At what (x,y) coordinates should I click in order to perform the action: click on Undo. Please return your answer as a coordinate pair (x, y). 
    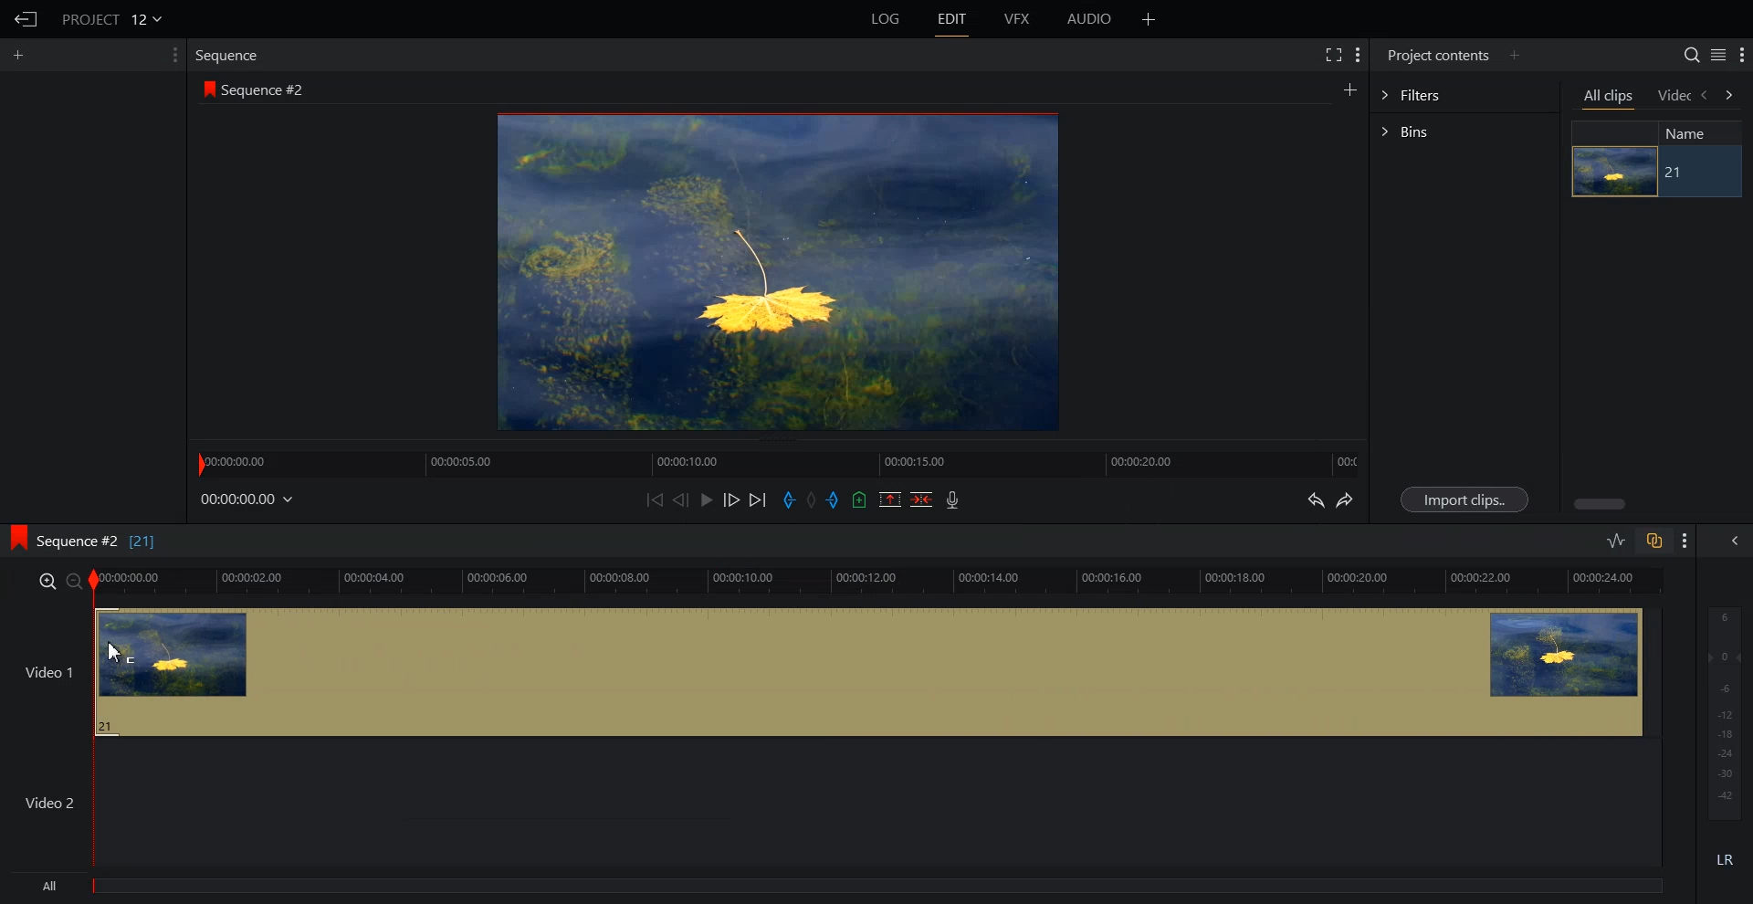
    Looking at the image, I should click on (1315, 499).